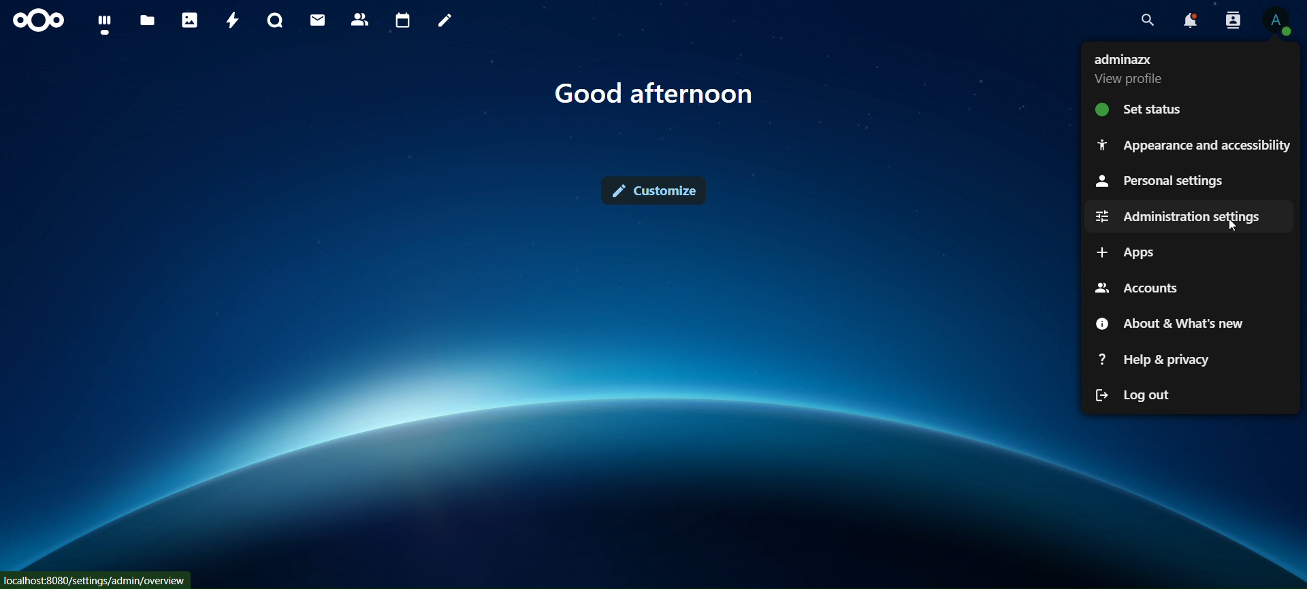 The width and height of the screenshot is (1307, 589). I want to click on view profile, so click(1134, 69).